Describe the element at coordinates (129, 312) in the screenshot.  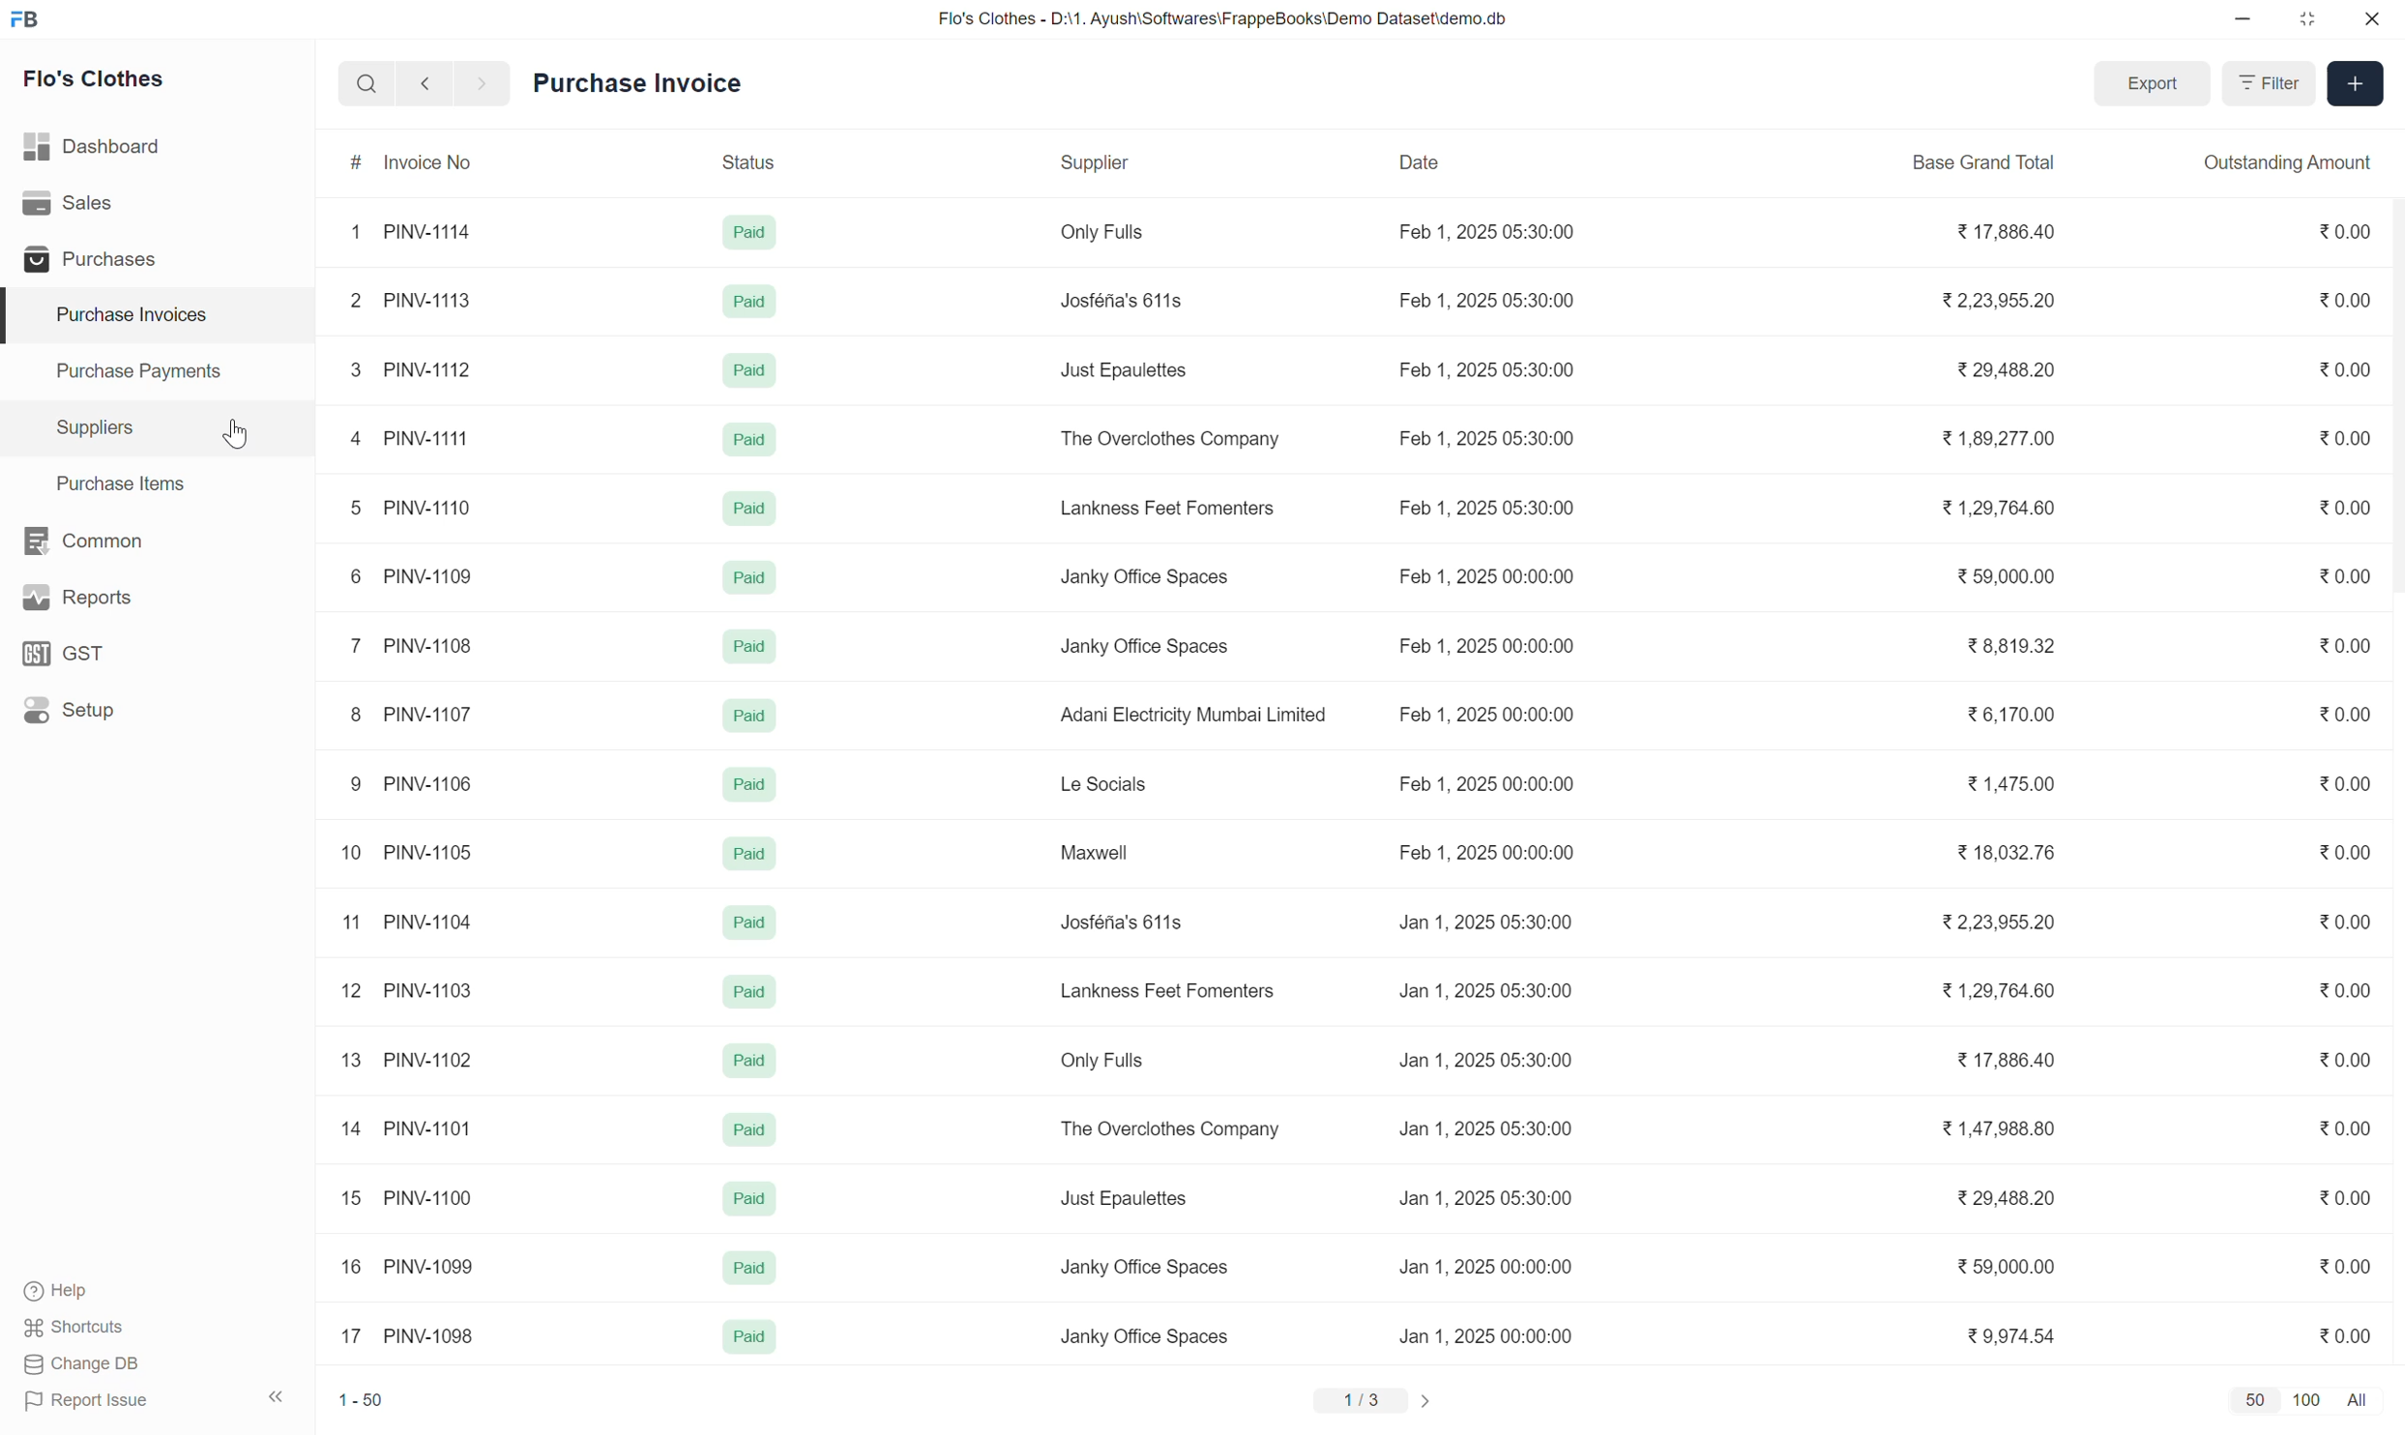
I see `Purchase invoices` at that location.